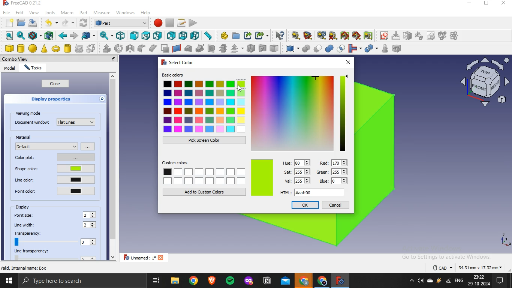  Describe the element at coordinates (9, 22) in the screenshot. I see `new file` at that location.